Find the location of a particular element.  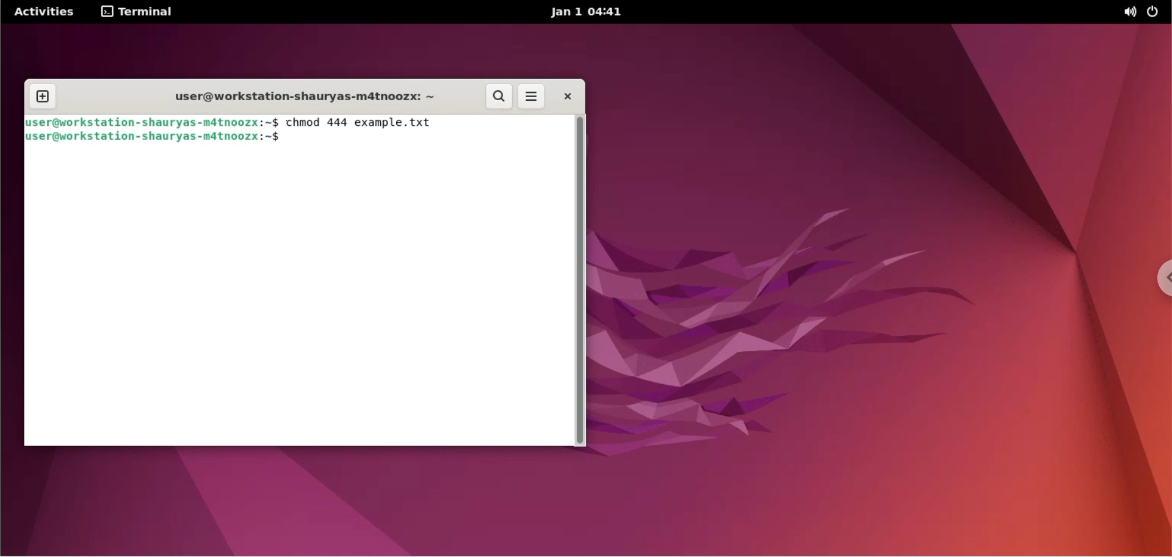

sound options  is located at coordinates (1129, 13).